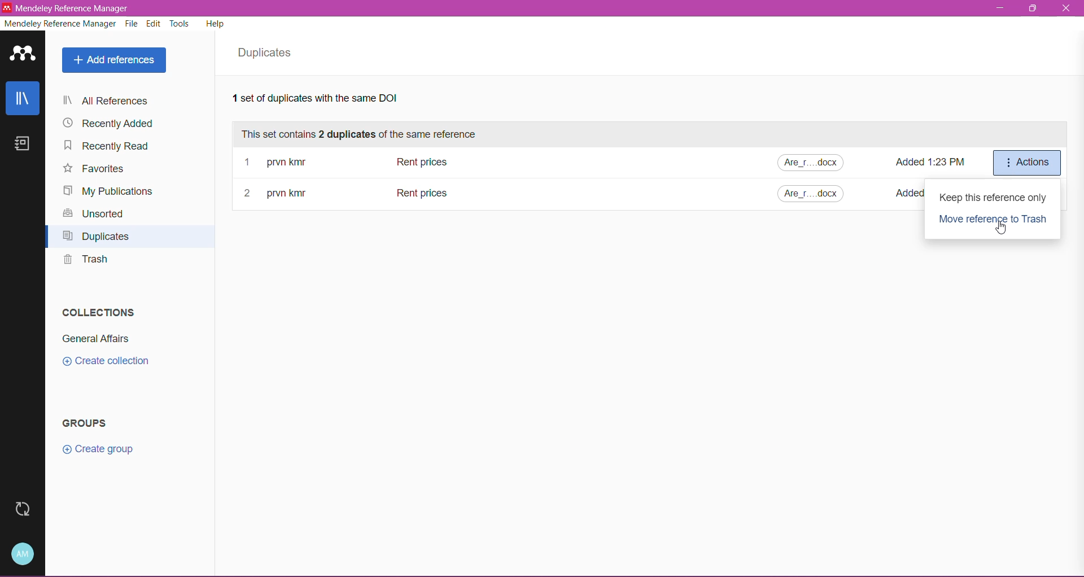 The width and height of the screenshot is (1084, 577). What do you see at coordinates (286, 163) in the screenshot?
I see `Author names` at bounding box center [286, 163].